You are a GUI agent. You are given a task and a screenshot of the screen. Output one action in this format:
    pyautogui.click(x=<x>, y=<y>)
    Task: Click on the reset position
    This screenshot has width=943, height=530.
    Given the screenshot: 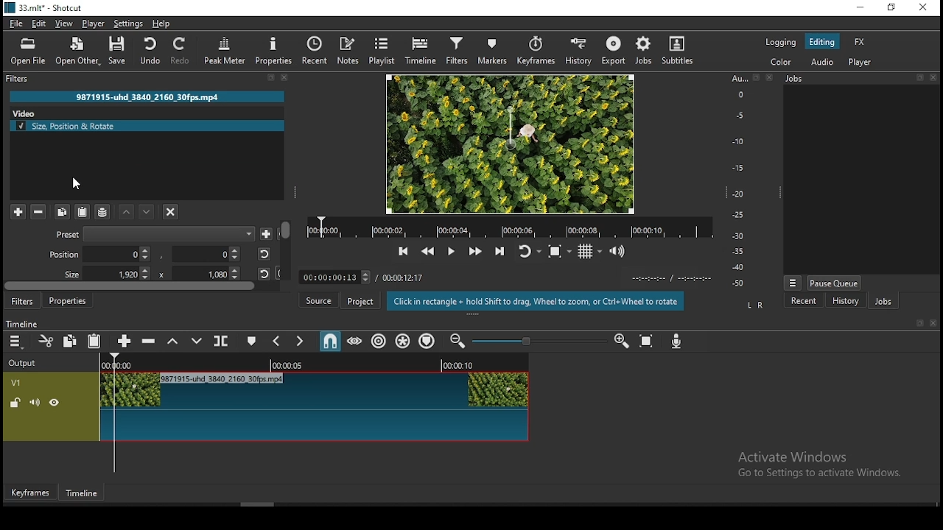 What is the action you would take?
    pyautogui.click(x=265, y=274)
    